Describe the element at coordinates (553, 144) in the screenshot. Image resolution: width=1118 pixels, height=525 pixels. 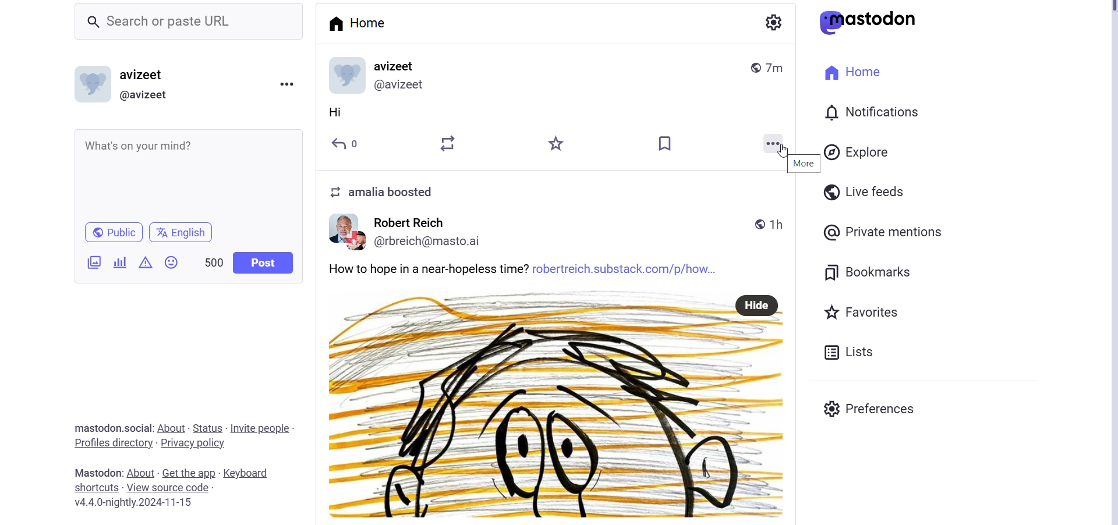
I see `Favorites` at that location.